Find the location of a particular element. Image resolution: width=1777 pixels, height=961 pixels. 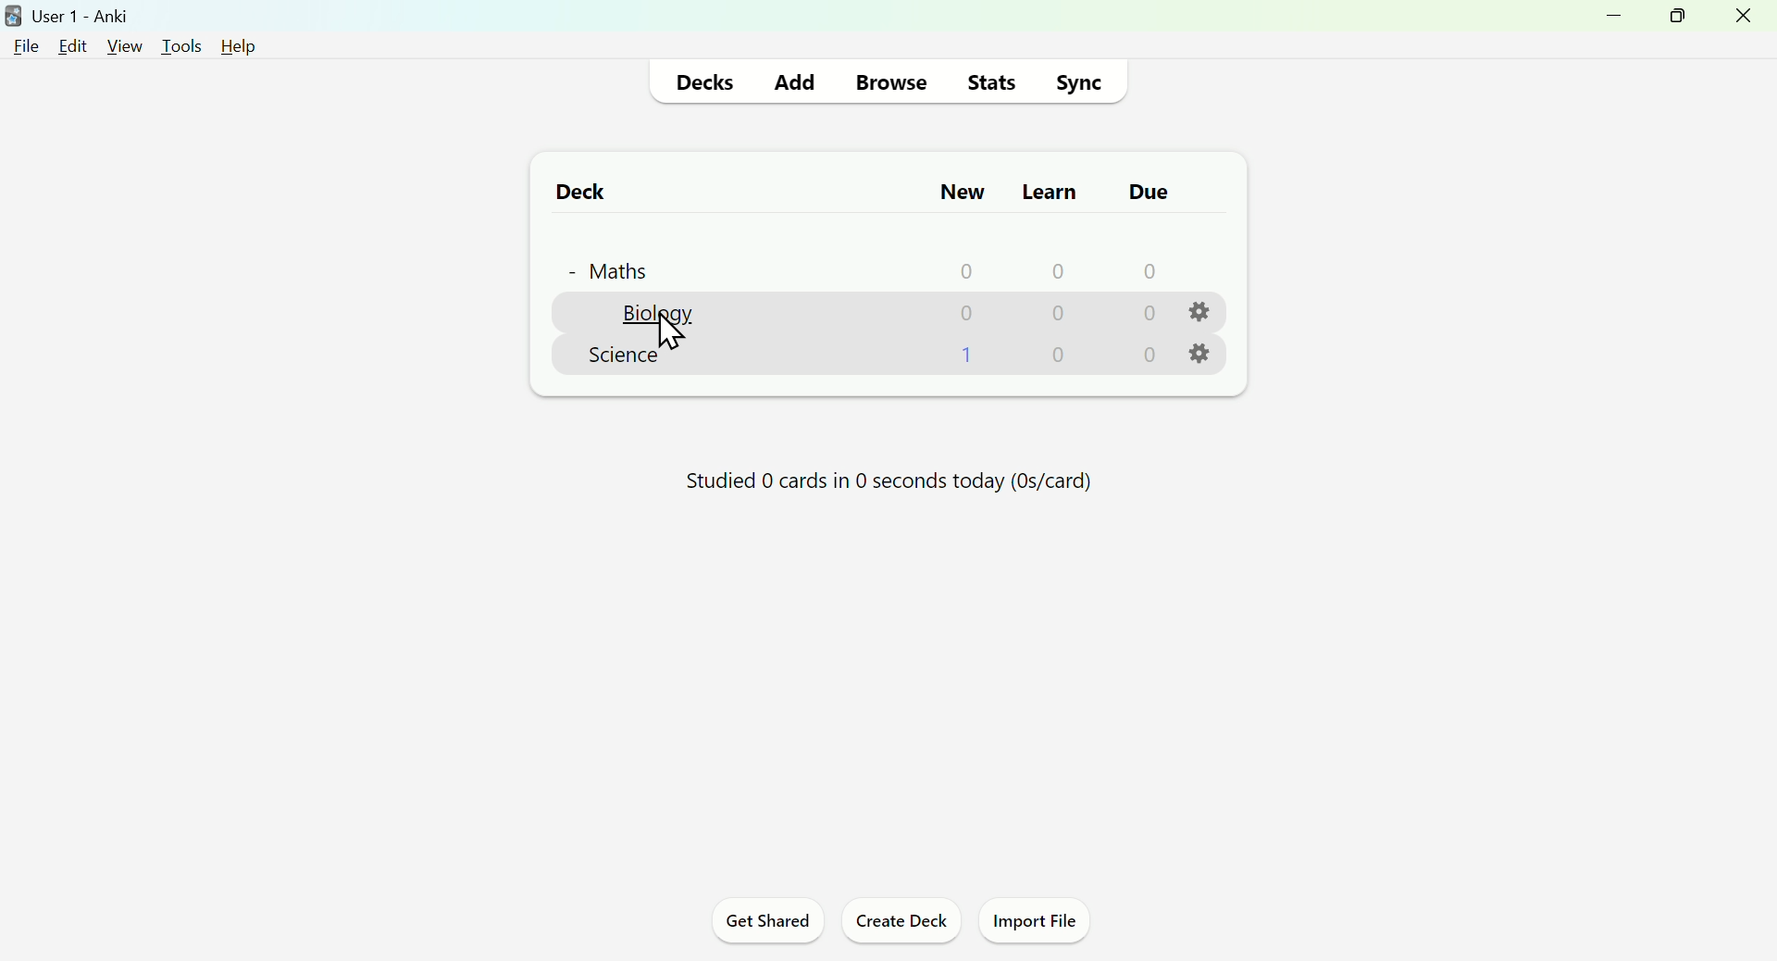

Decks is located at coordinates (709, 81).